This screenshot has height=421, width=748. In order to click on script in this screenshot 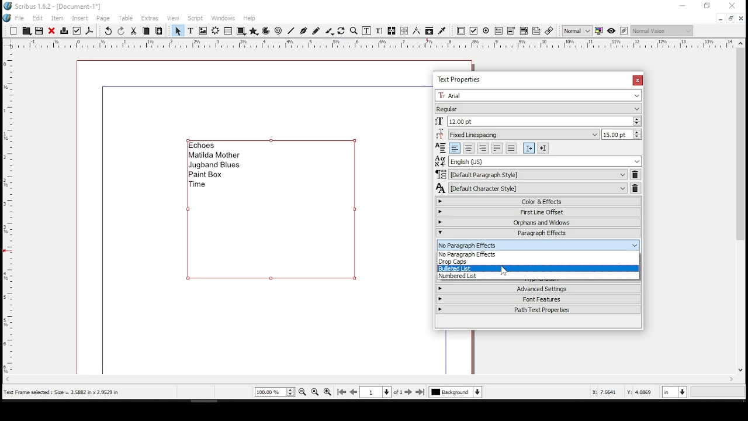, I will do `click(195, 19)`.